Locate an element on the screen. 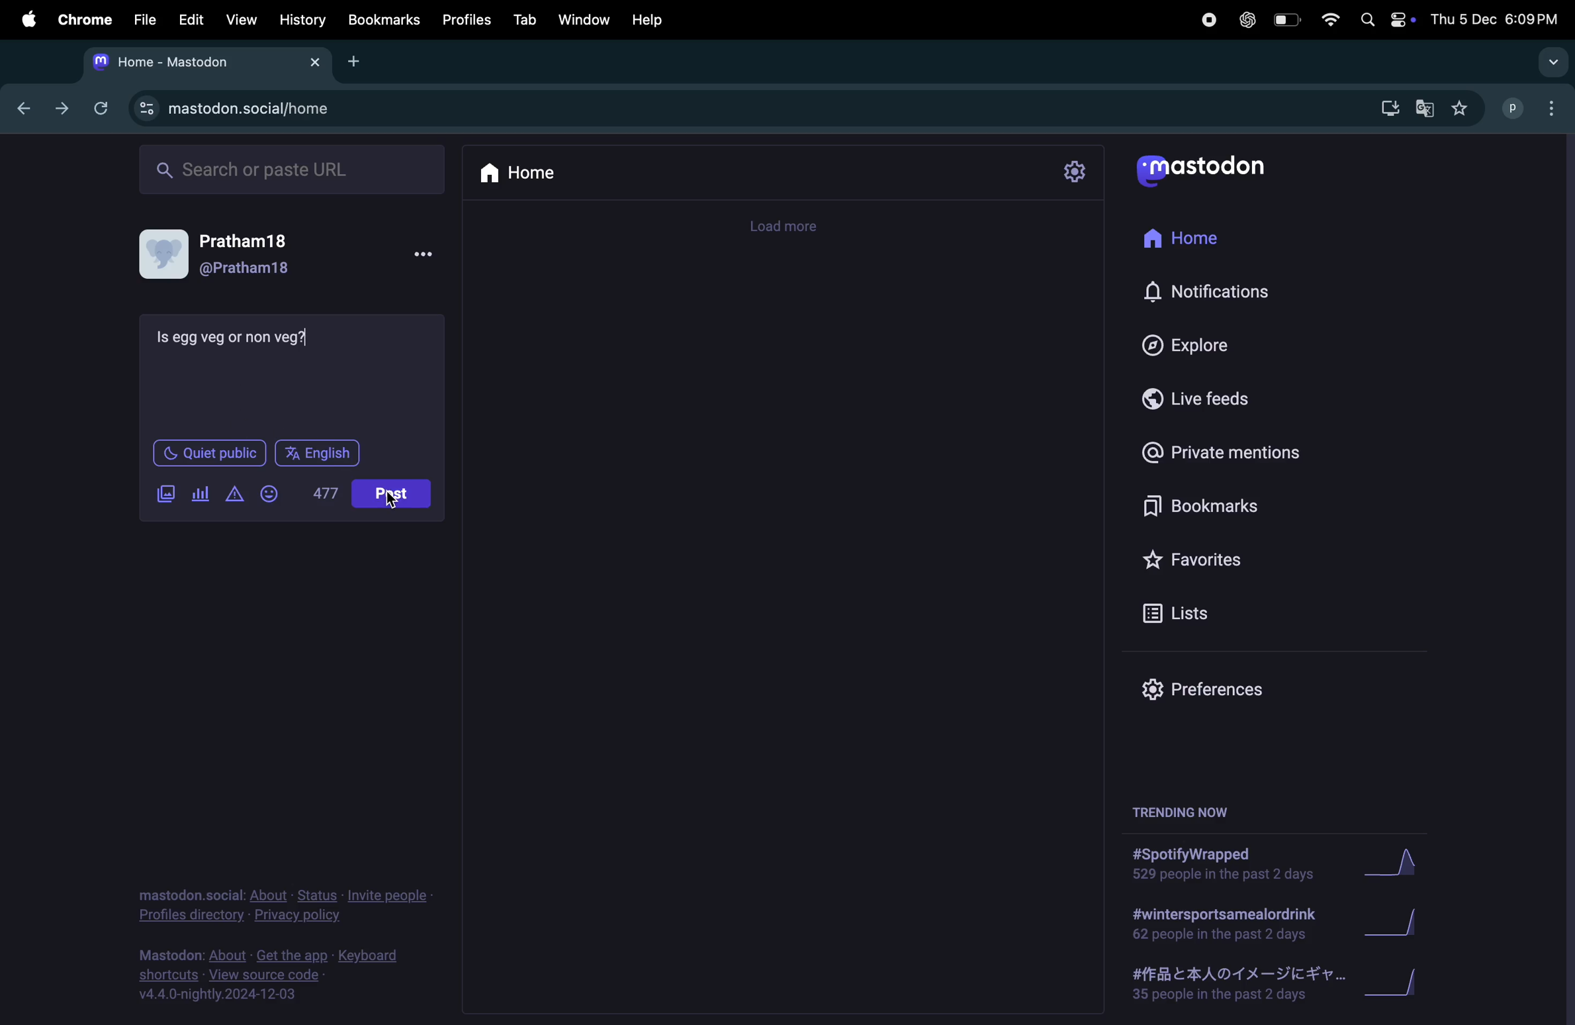 The height and width of the screenshot is (1025, 1575). forward is located at coordinates (62, 109).